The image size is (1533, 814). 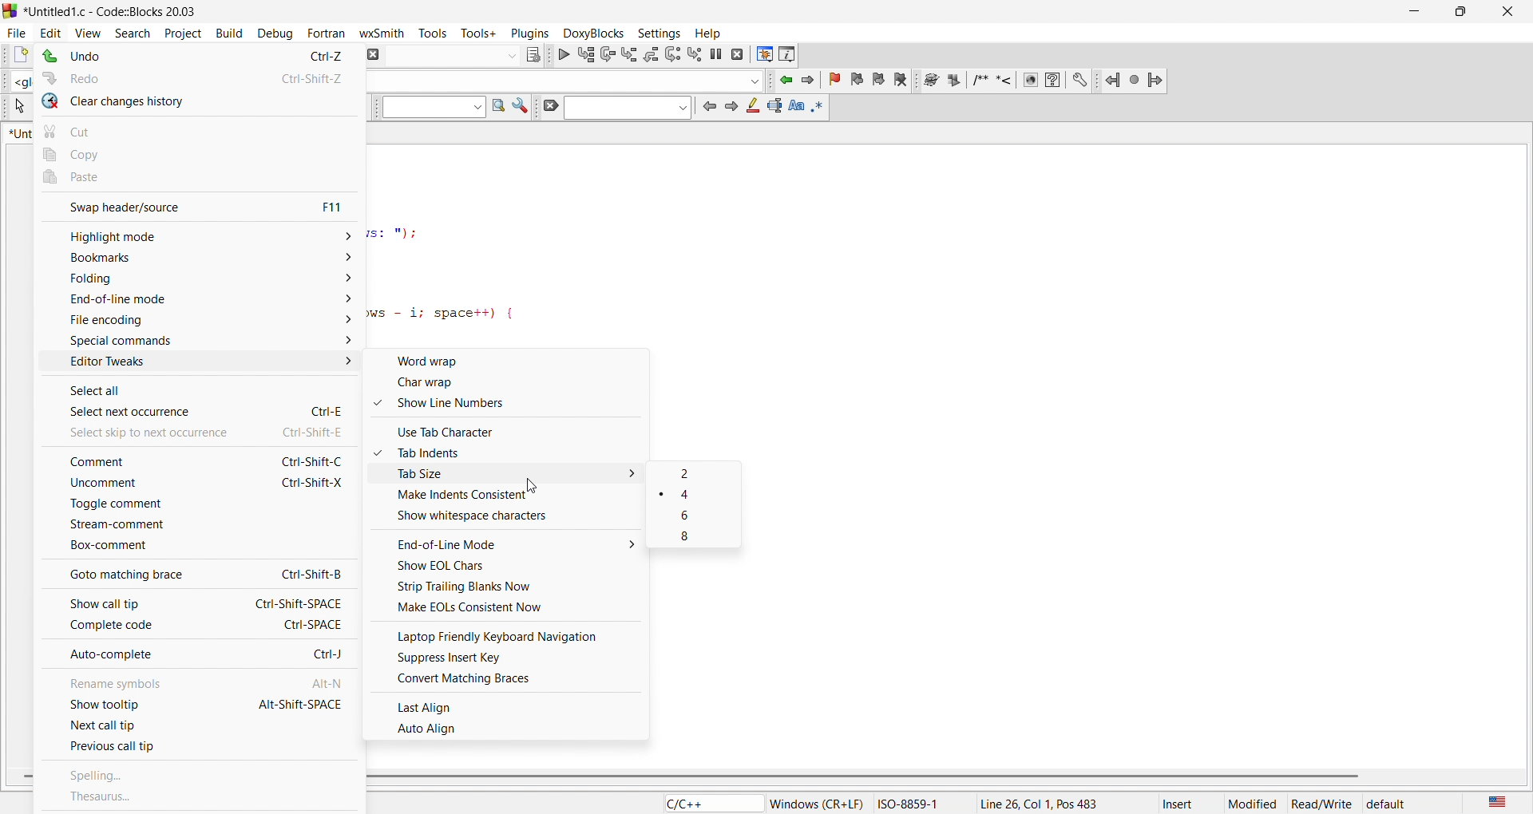 I want to click on 2 space, so click(x=699, y=472).